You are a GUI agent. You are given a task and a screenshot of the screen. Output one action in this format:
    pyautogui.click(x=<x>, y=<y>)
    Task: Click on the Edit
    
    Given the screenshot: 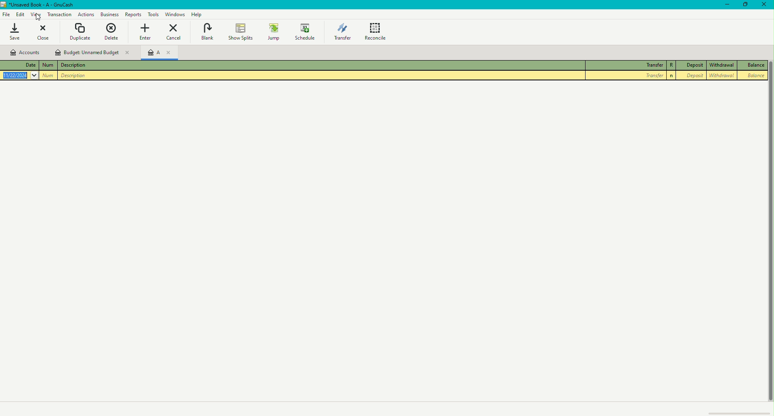 What is the action you would take?
    pyautogui.click(x=18, y=14)
    